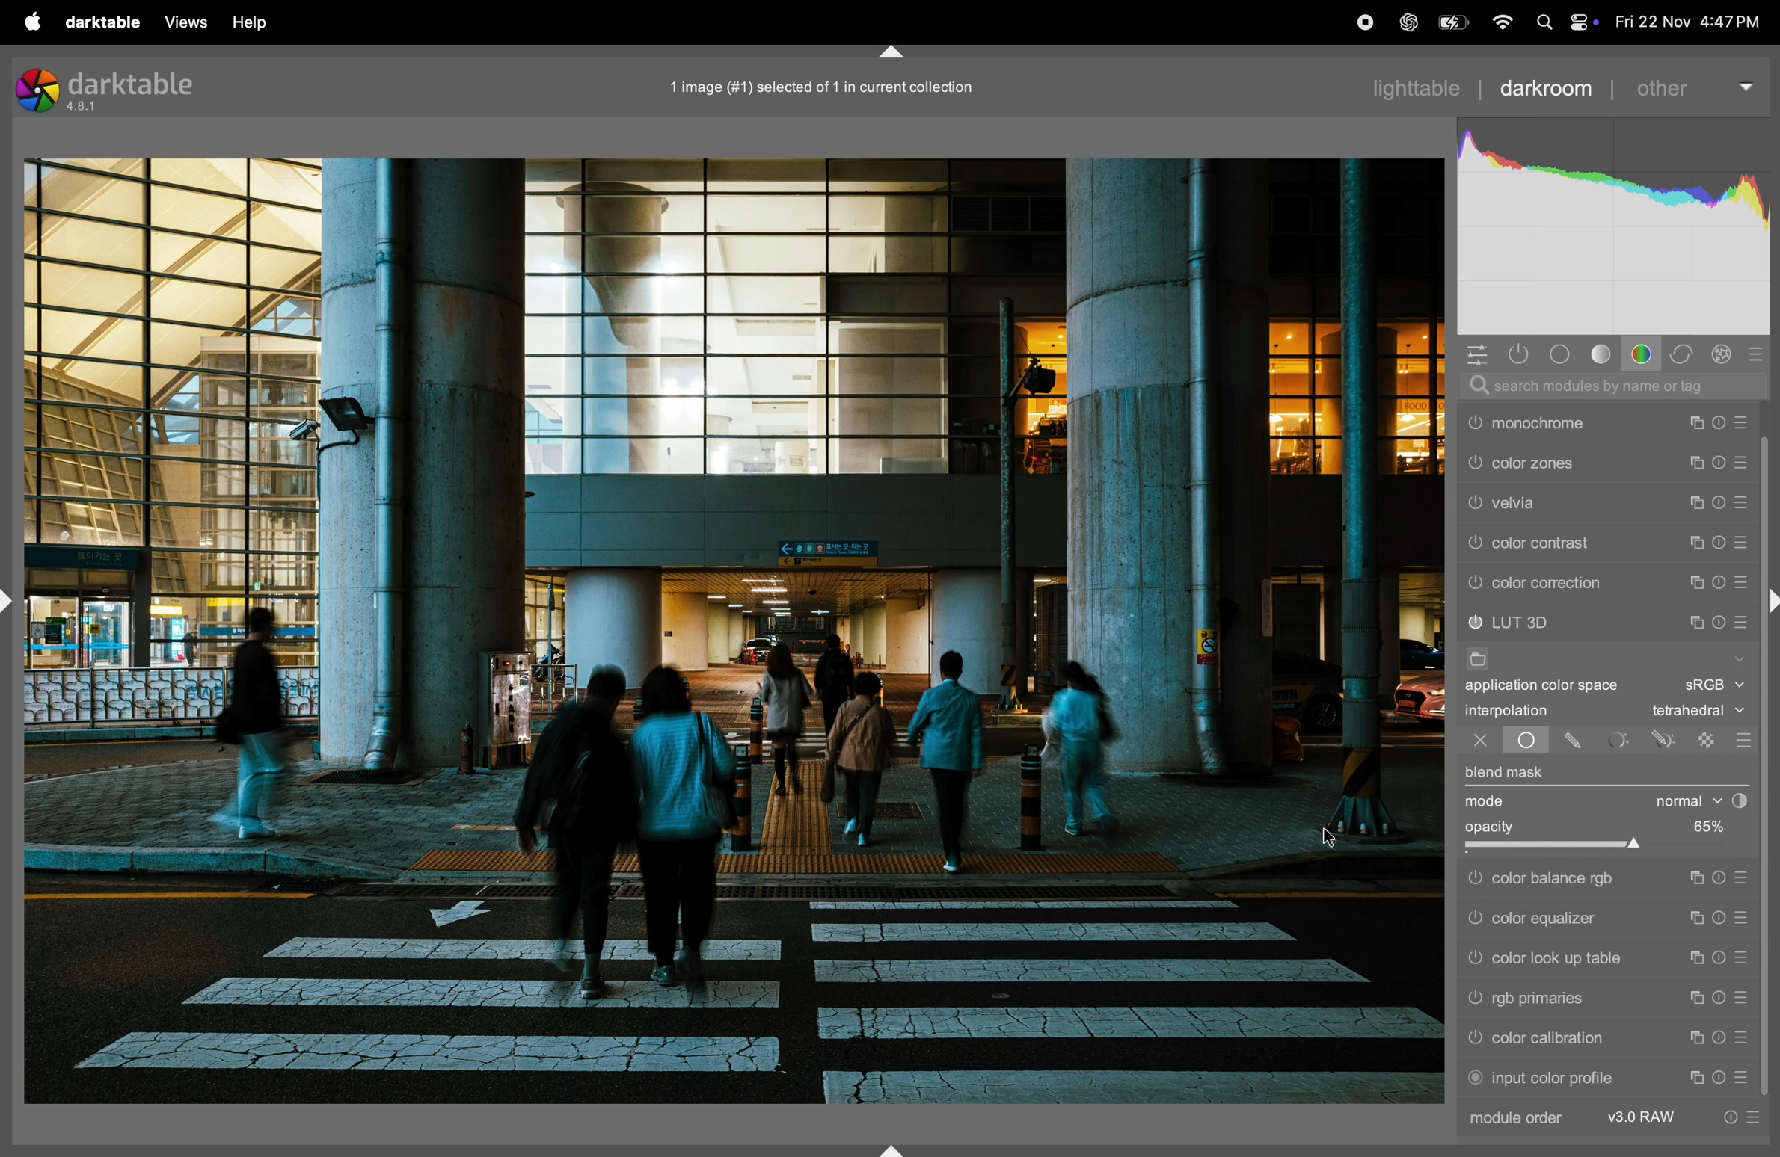 The width and height of the screenshot is (1780, 1157). I want to click on uniformly, so click(1526, 742).